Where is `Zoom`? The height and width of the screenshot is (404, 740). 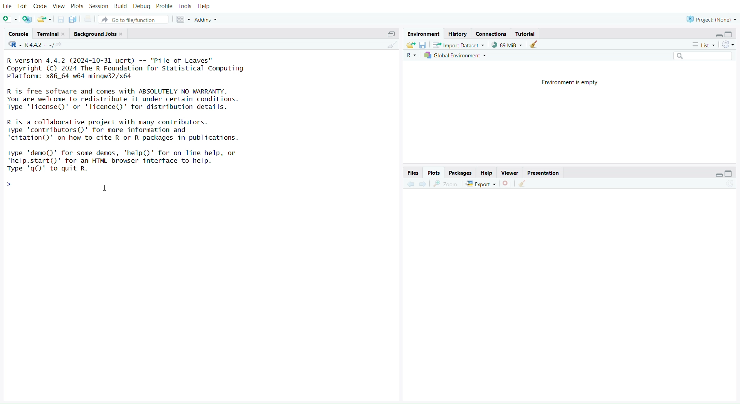 Zoom is located at coordinates (447, 184).